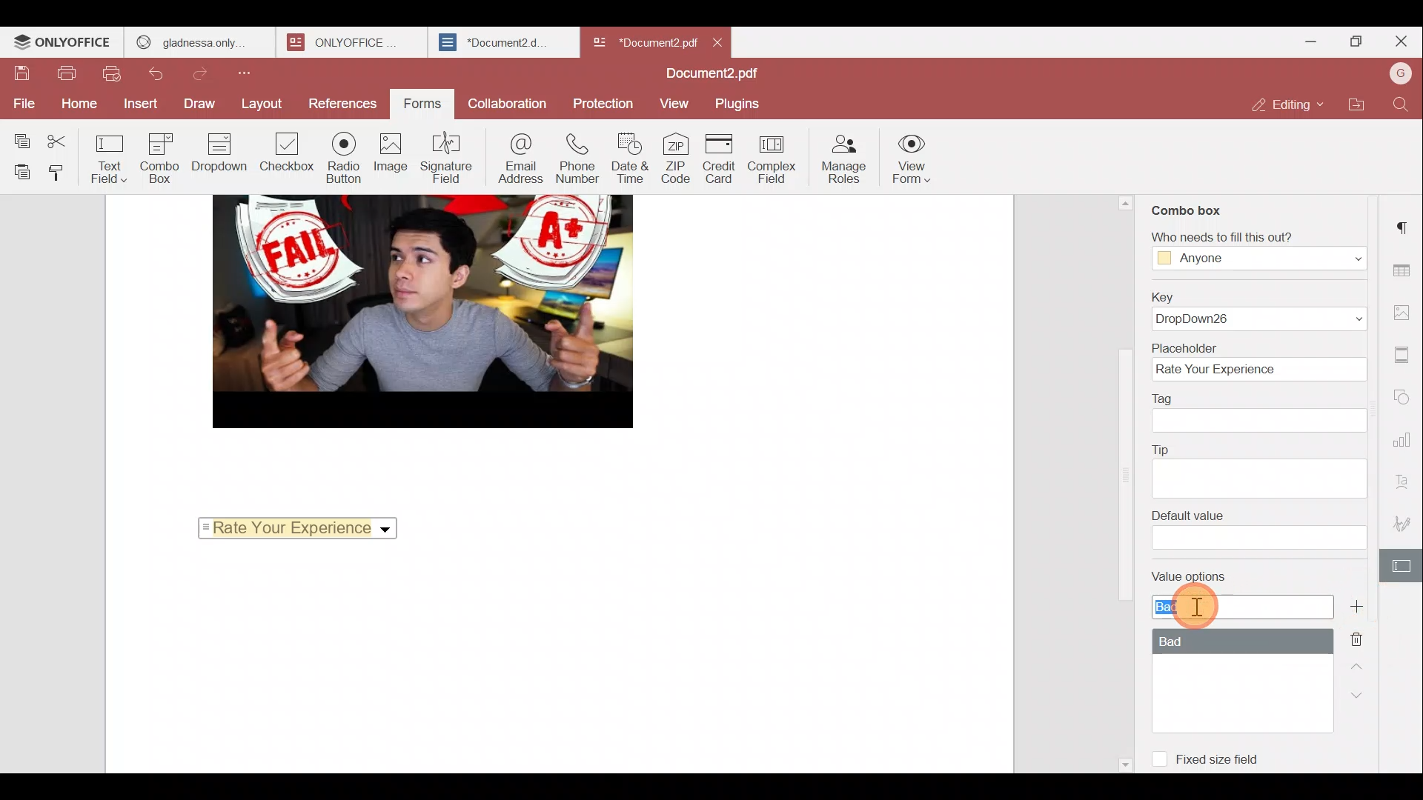 The image size is (1423, 800). I want to click on Header & footer settings, so click(1404, 356).